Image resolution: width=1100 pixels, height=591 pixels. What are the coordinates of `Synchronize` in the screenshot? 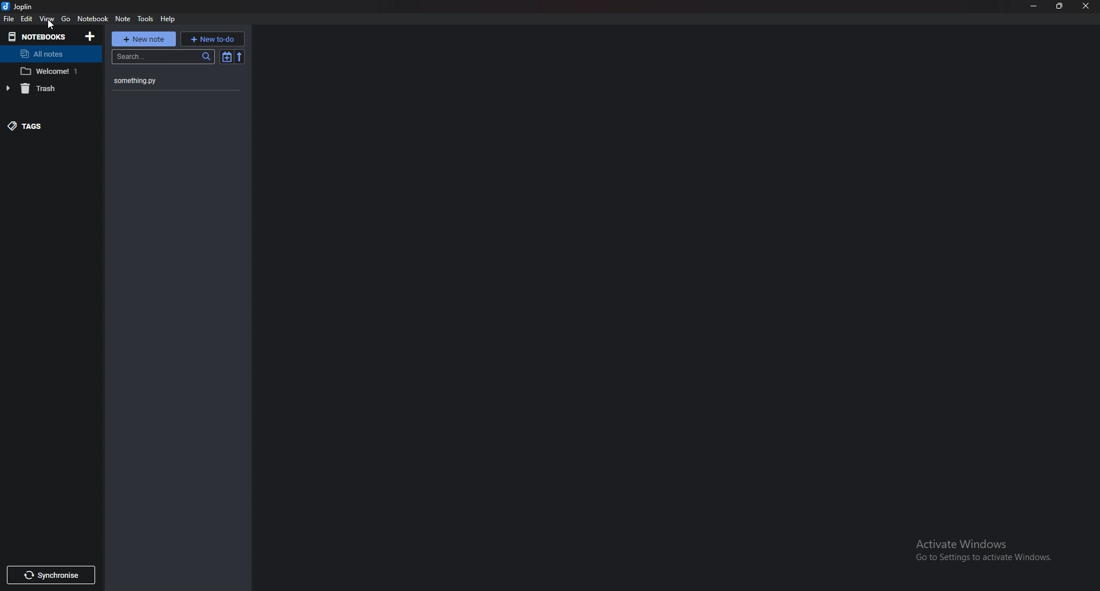 It's located at (47, 574).